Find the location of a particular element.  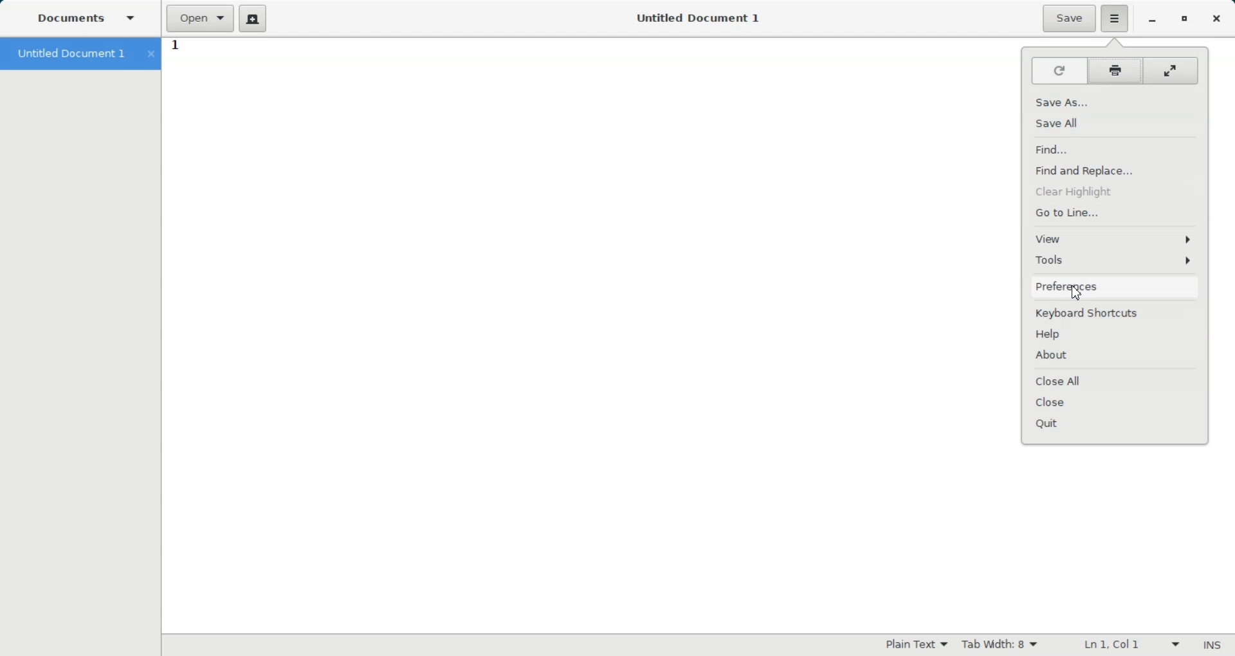

Tab width is located at coordinates (1000, 644).